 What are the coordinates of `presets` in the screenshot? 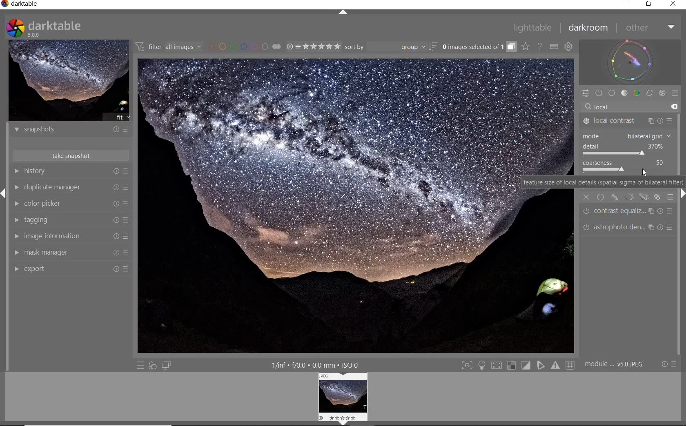 It's located at (668, 118).